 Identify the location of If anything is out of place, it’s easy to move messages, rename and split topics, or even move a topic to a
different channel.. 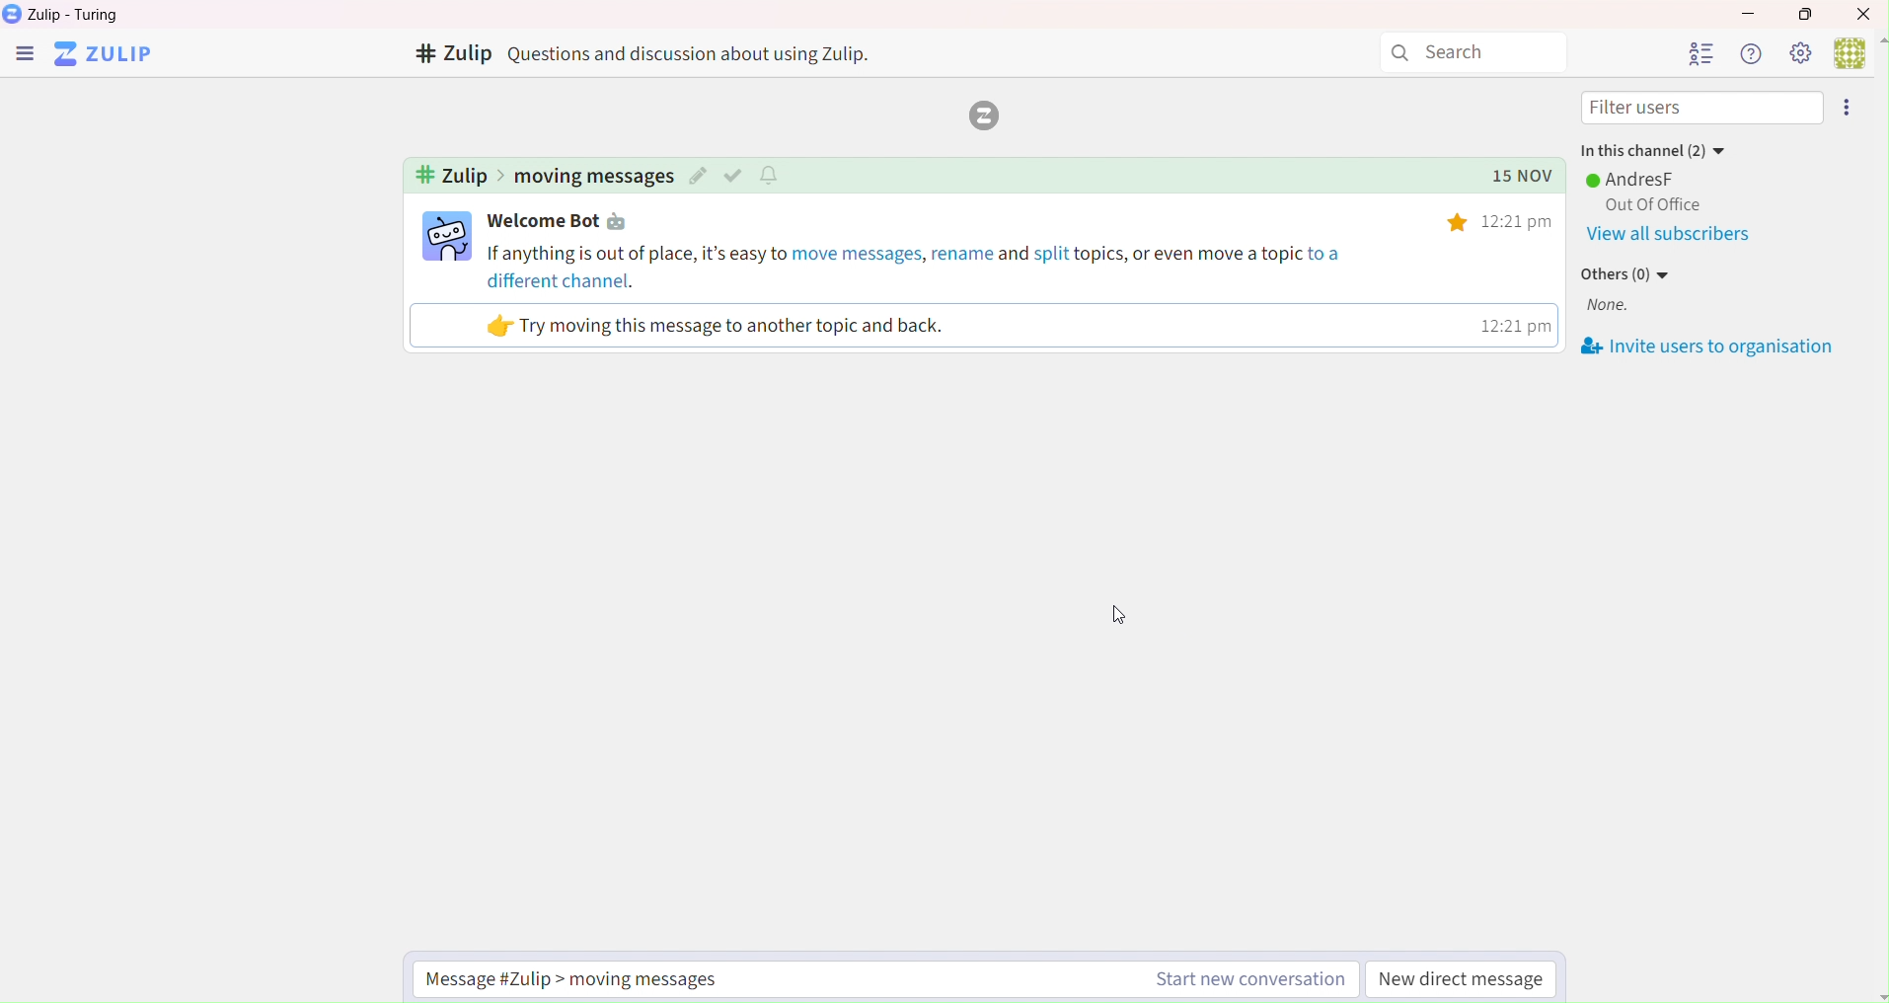
(919, 266).